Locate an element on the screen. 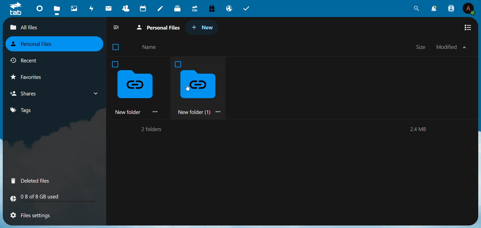 This screenshot has height=228, width=481. calender is located at coordinates (144, 8).